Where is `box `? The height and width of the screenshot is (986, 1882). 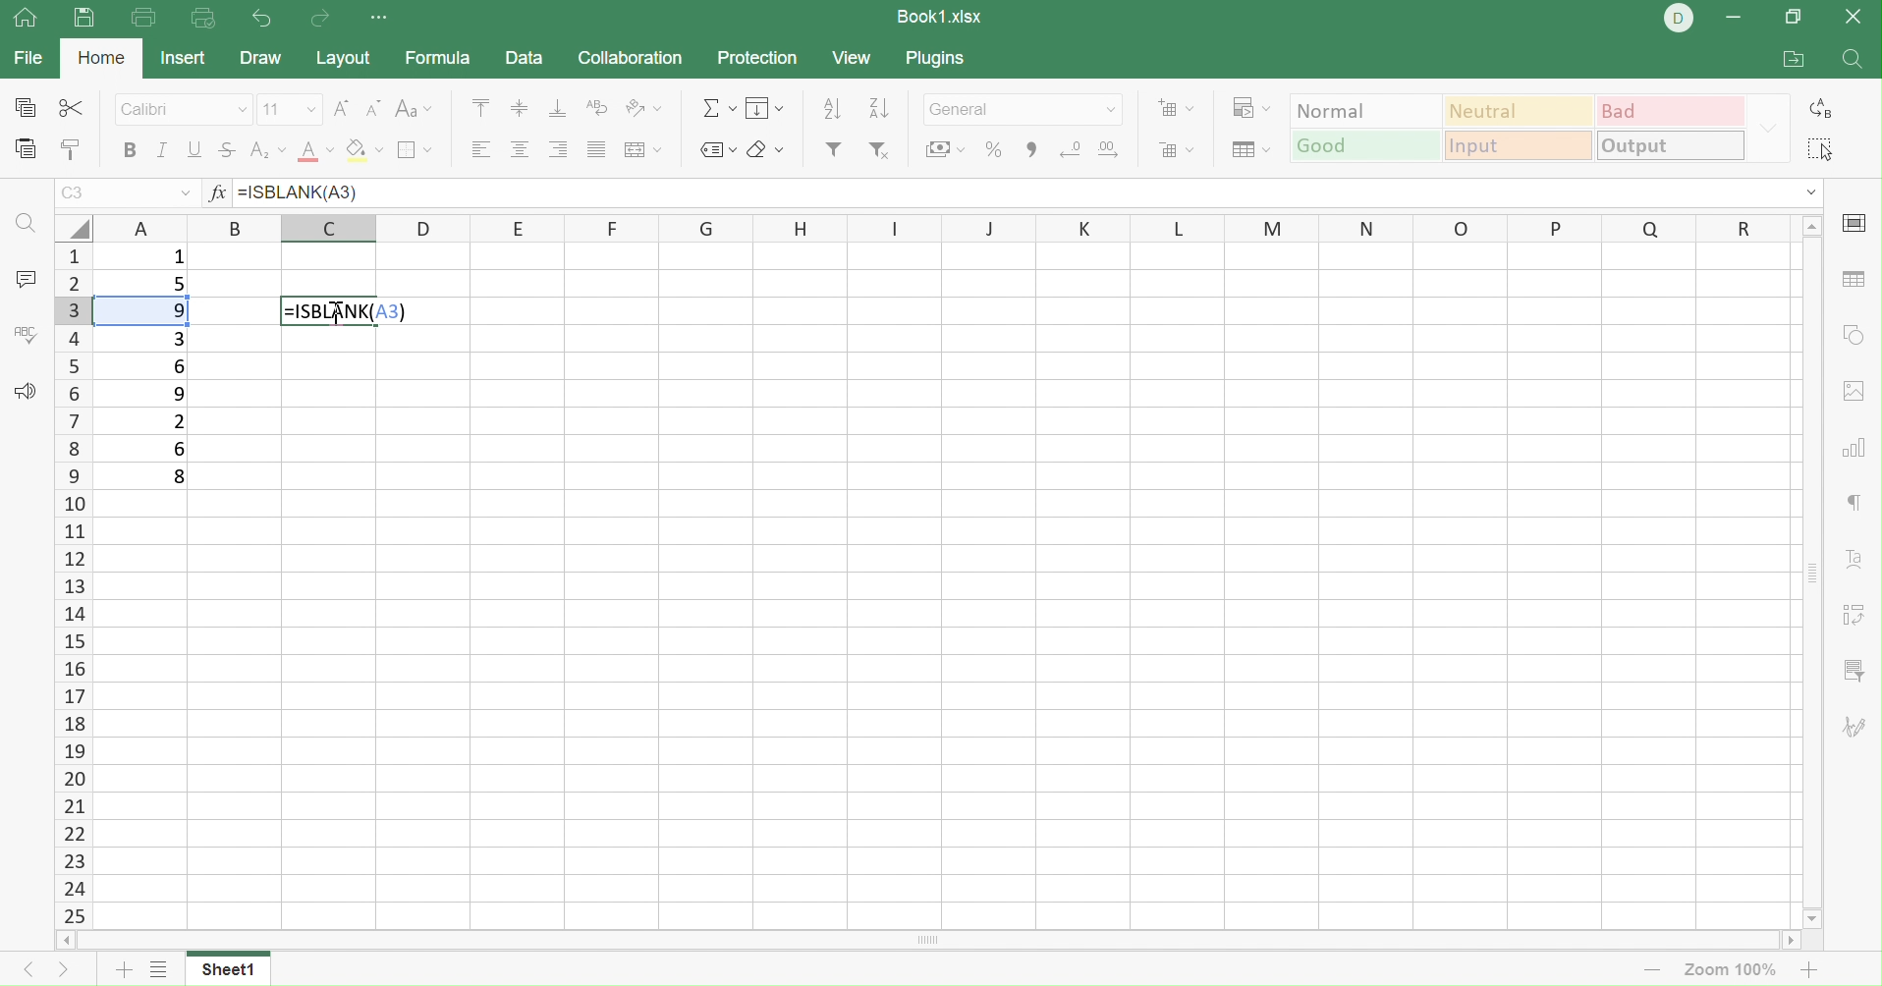
box  is located at coordinates (140, 312).